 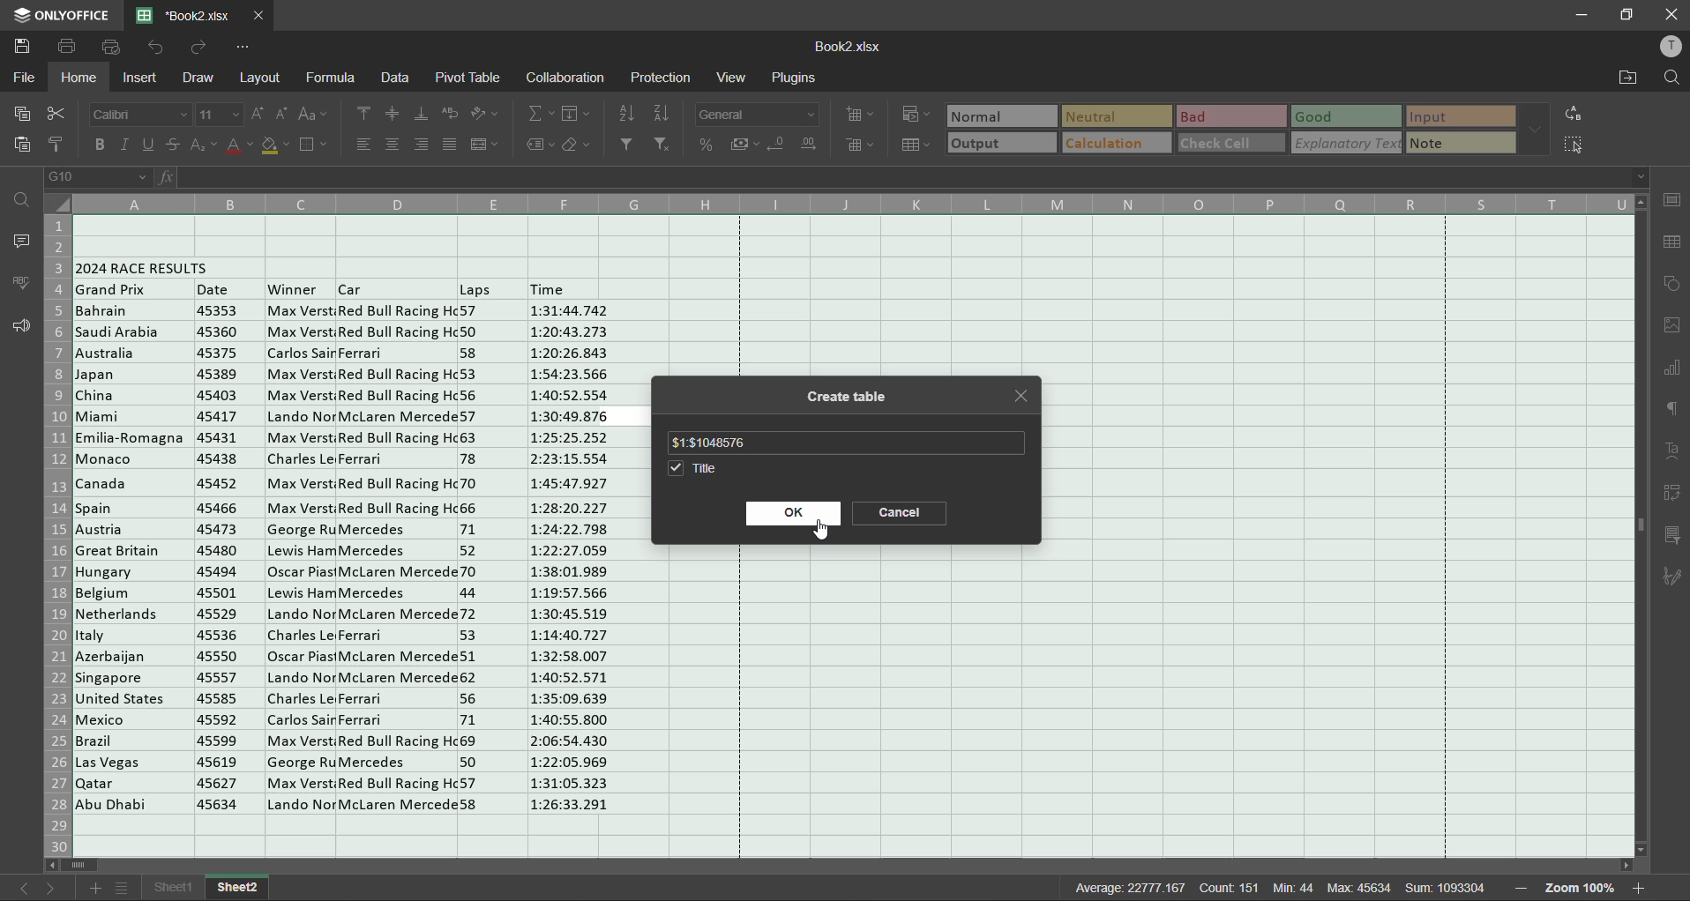 I want to click on home, so click(x=79, y=78).